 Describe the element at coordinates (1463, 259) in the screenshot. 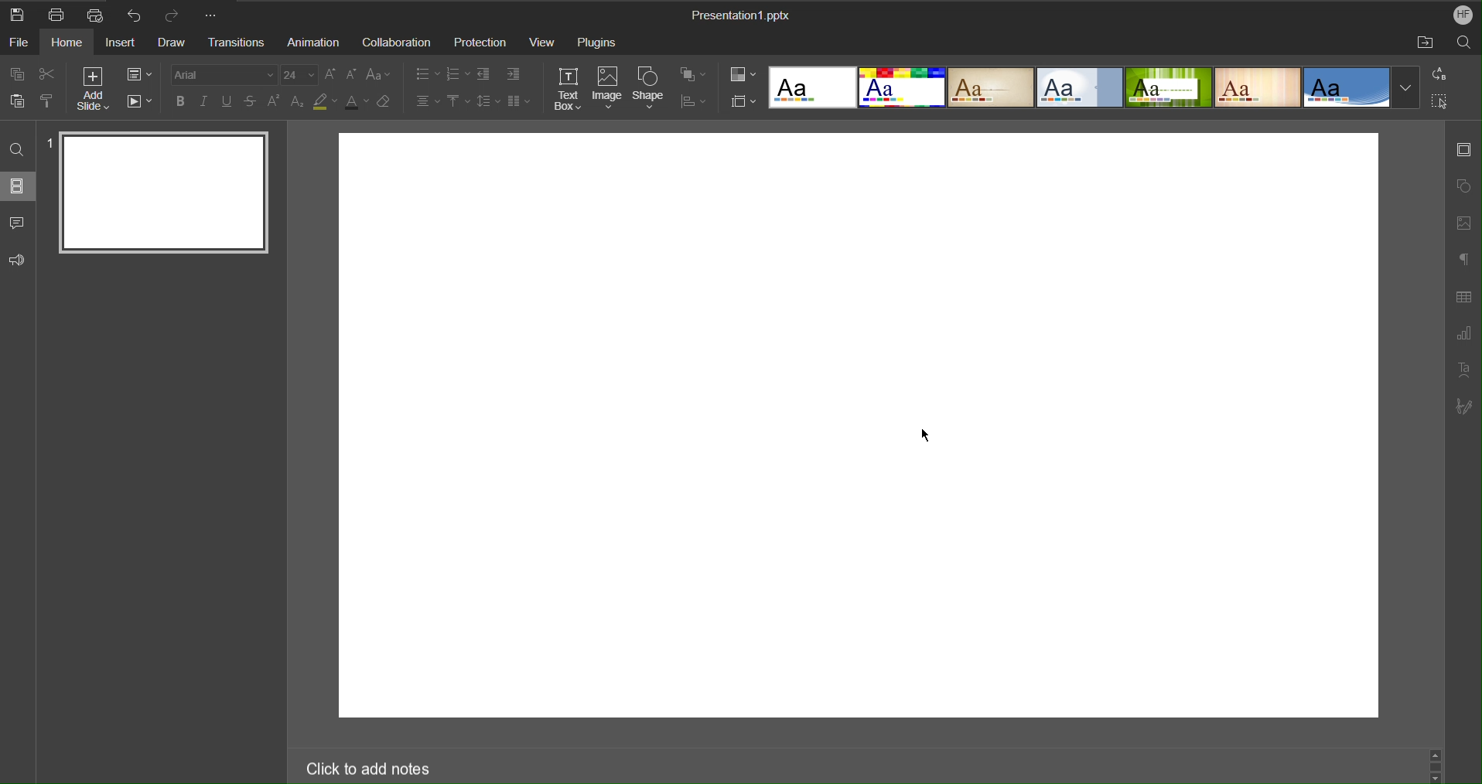

I see `Paragraph Settings` at that location.